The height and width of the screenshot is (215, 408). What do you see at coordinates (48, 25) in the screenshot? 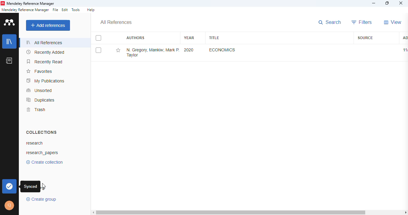
I see `add references` at bounding box center [48, 25].